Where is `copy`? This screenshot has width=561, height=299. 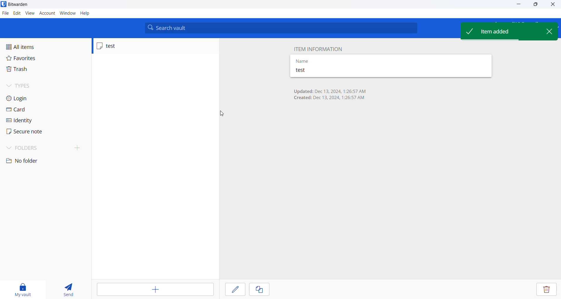
copy is located at coordinates (258, 289).